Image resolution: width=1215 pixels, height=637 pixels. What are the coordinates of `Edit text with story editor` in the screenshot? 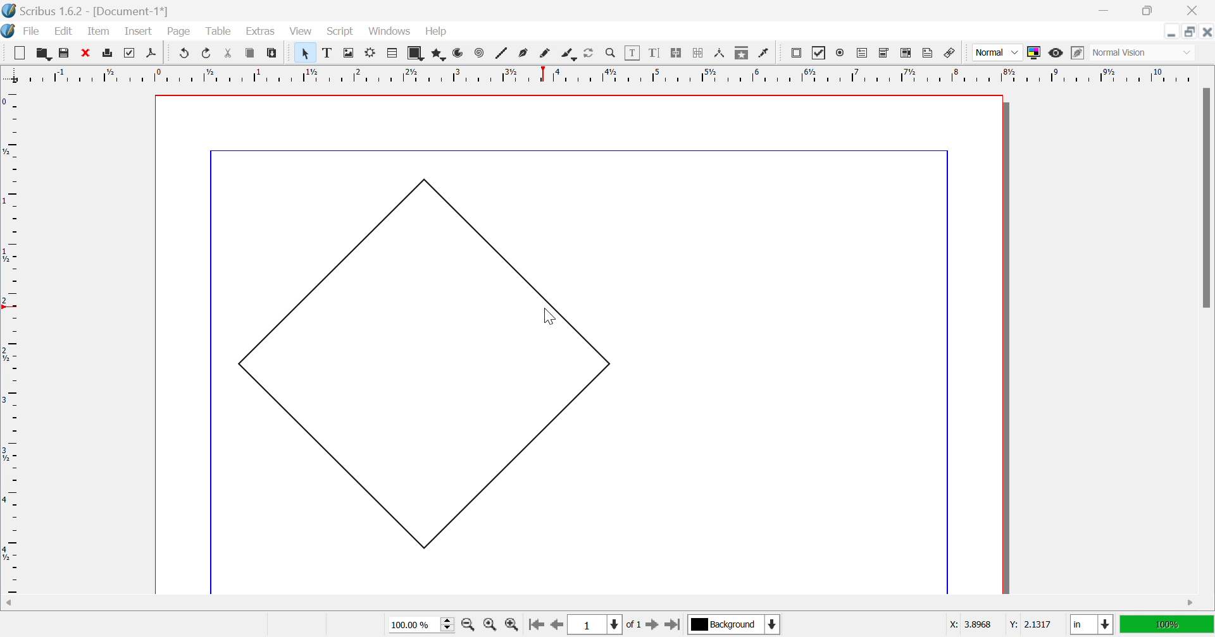 It's located at (654, 52).